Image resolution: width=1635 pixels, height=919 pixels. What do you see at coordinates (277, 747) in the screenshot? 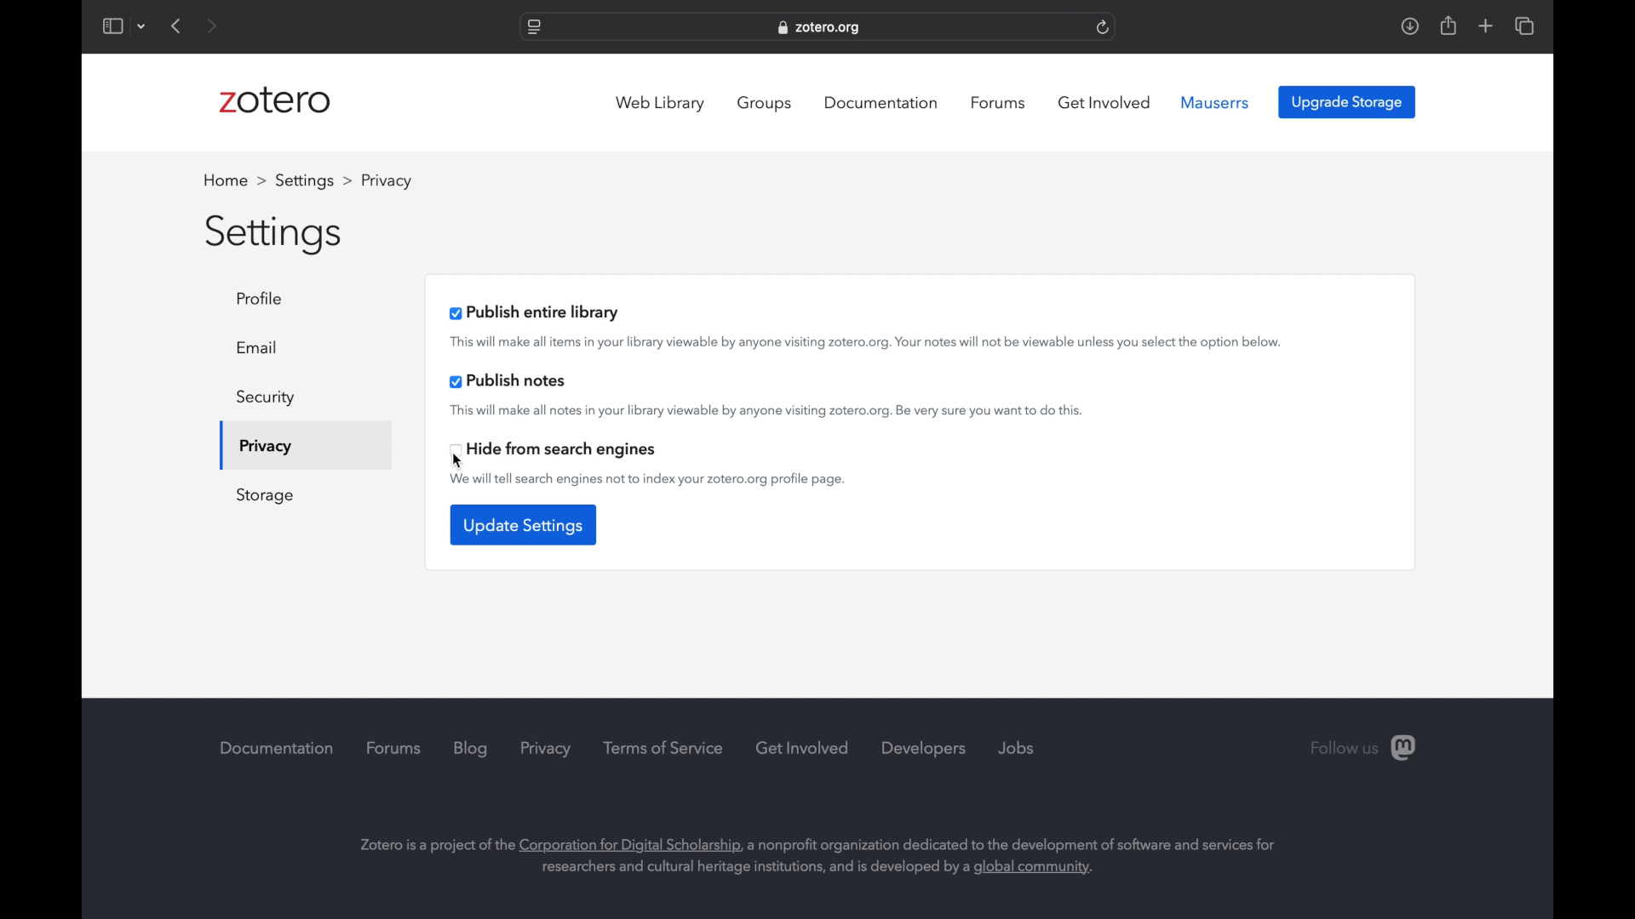
I see `documentation` at bounding box center [277, 747].